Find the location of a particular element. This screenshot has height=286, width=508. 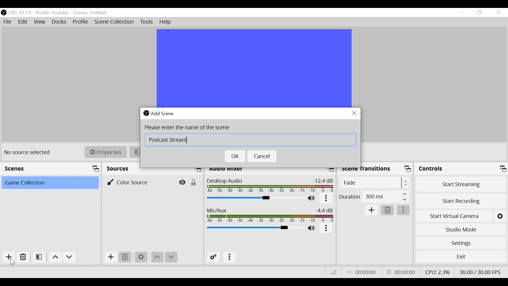

Open Scene Filter is located at coordinates (39, 258).